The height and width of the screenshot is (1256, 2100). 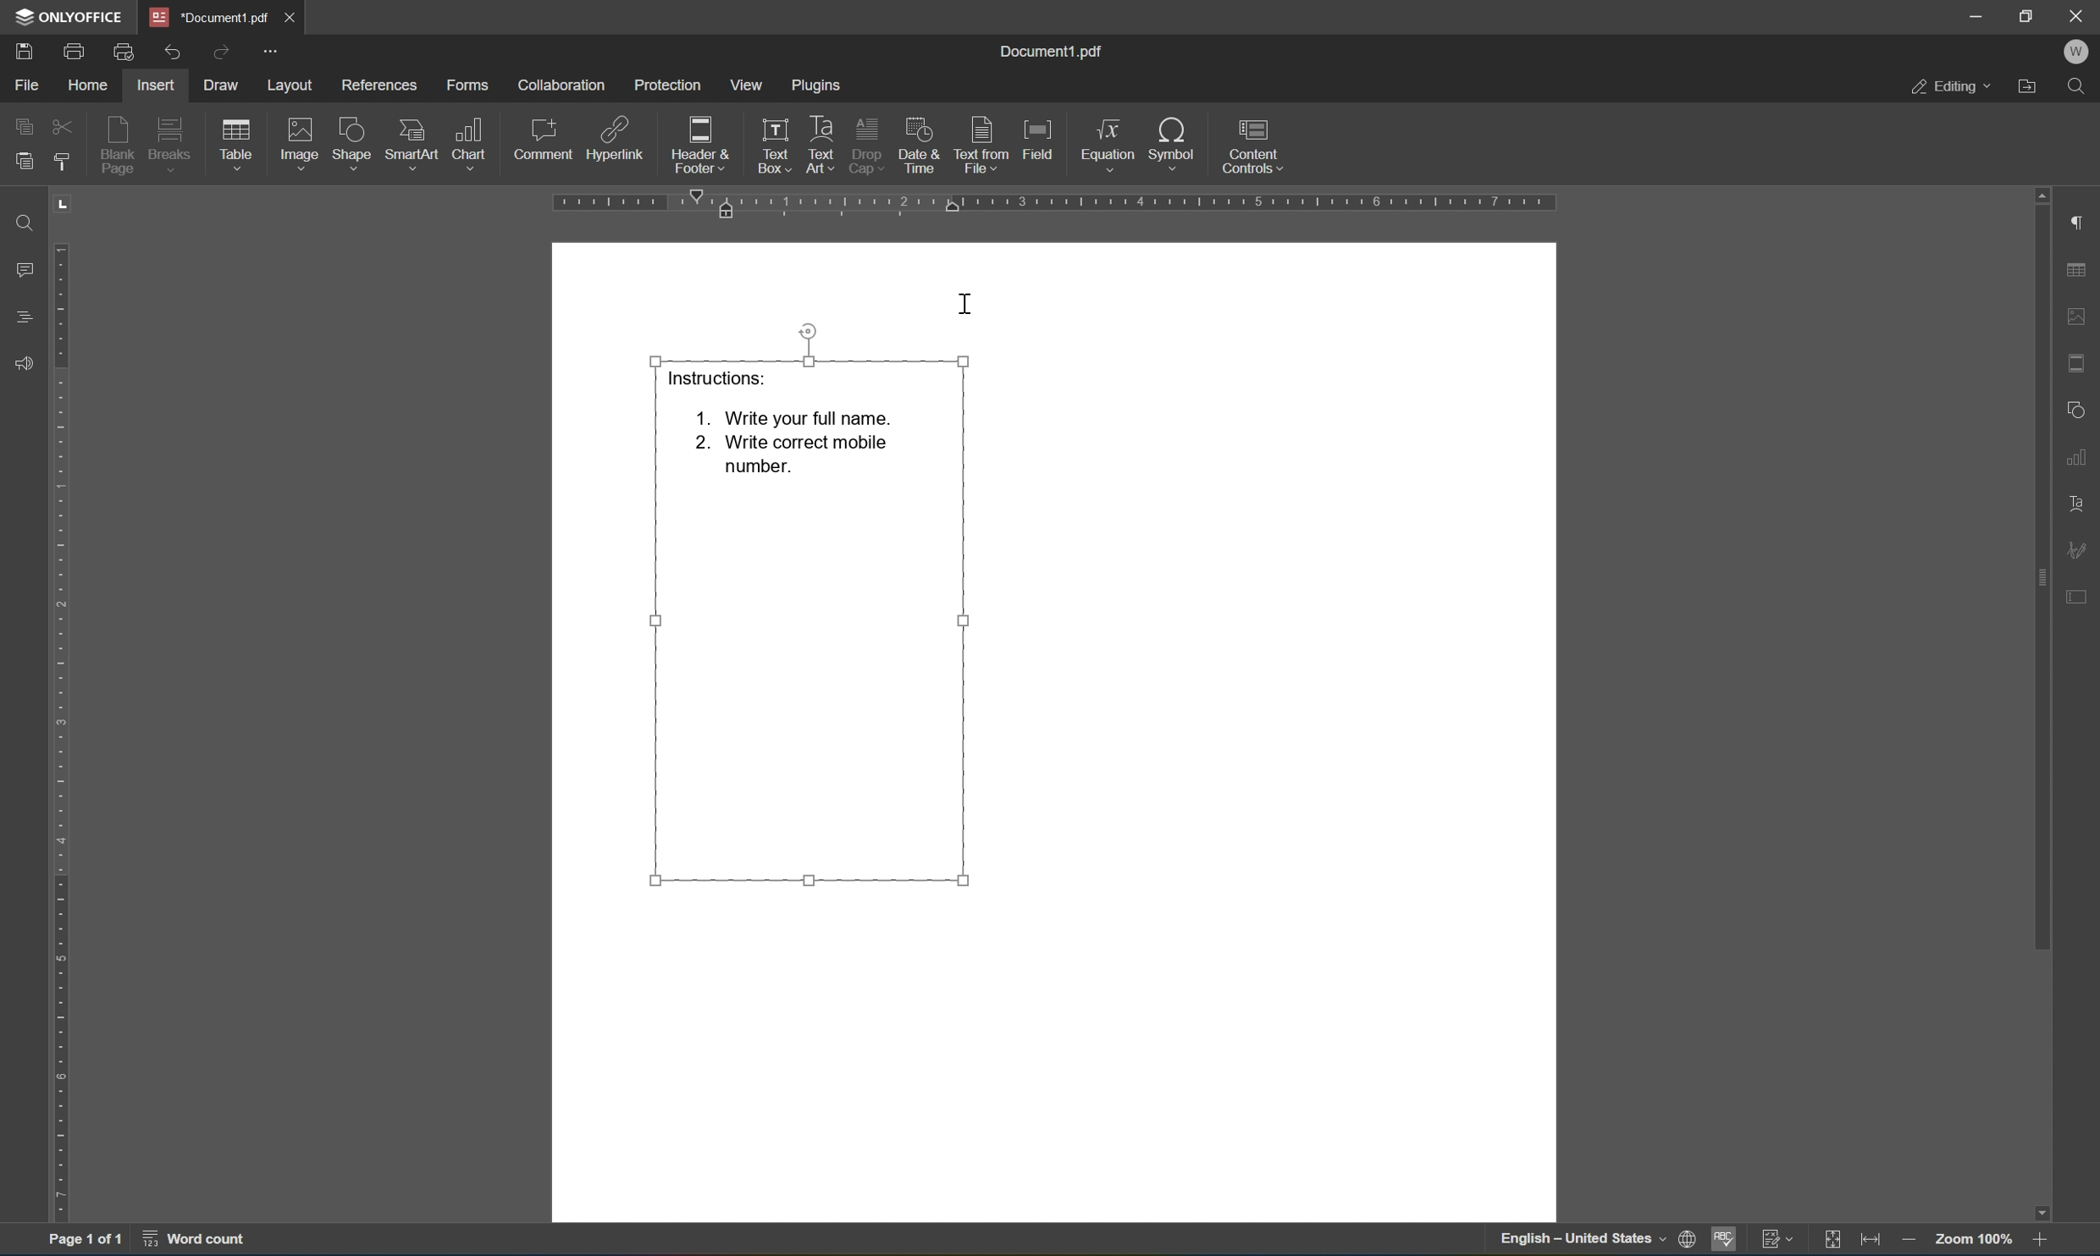 What do you see at coordinates (379, 87) in the screenshot?
I see `references` at bounding box center [379, 87].